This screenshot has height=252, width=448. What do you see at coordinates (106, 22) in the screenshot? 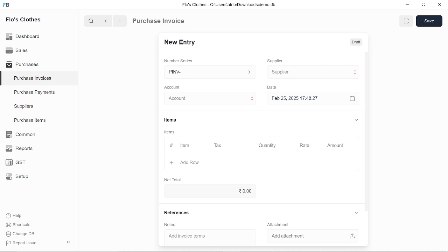
I see `previous` at bounding box center [106, 22].